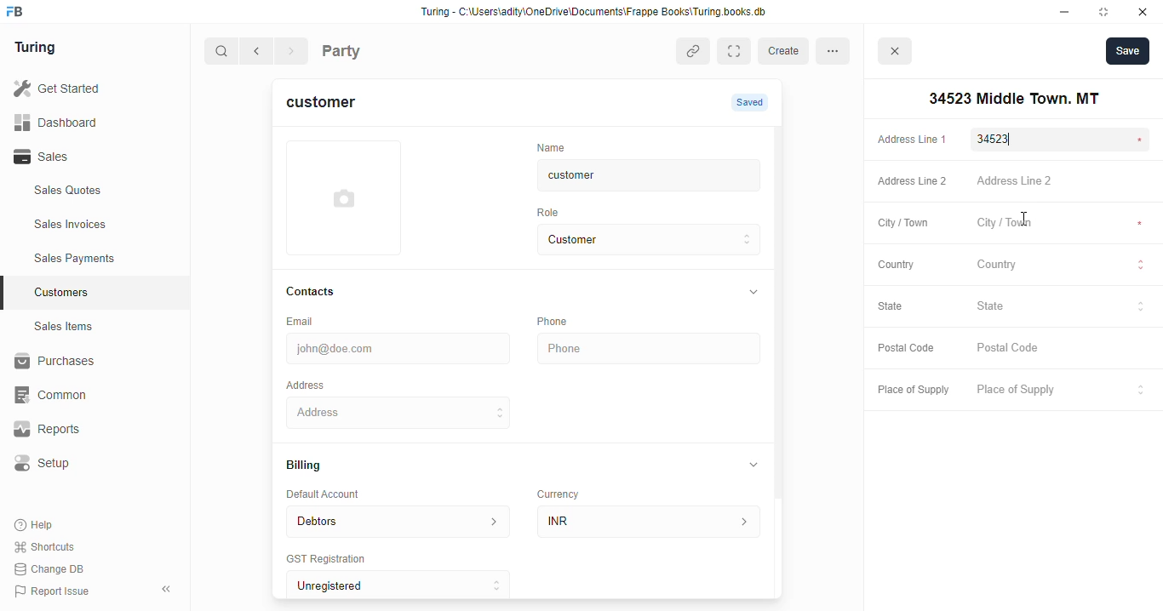 The image size is (1163, 611). What do you see at coordinates (336, 494) in the screenshot?
I see `Default Account` at bounding box center [336, 494].